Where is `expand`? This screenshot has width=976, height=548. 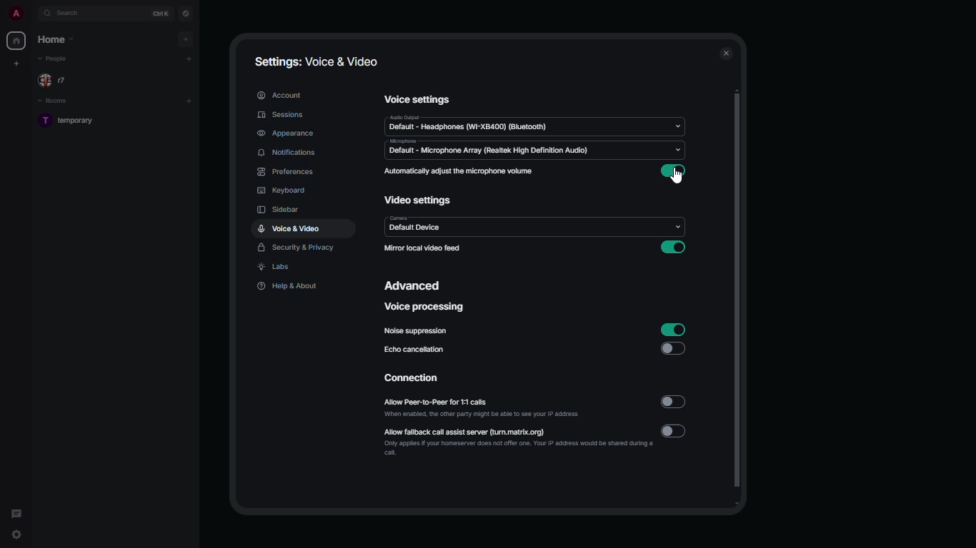
expand is located at coordinates (33, 13).